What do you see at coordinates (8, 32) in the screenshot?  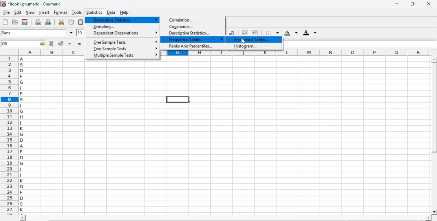 I see `font` at bounding box center [8, 32].